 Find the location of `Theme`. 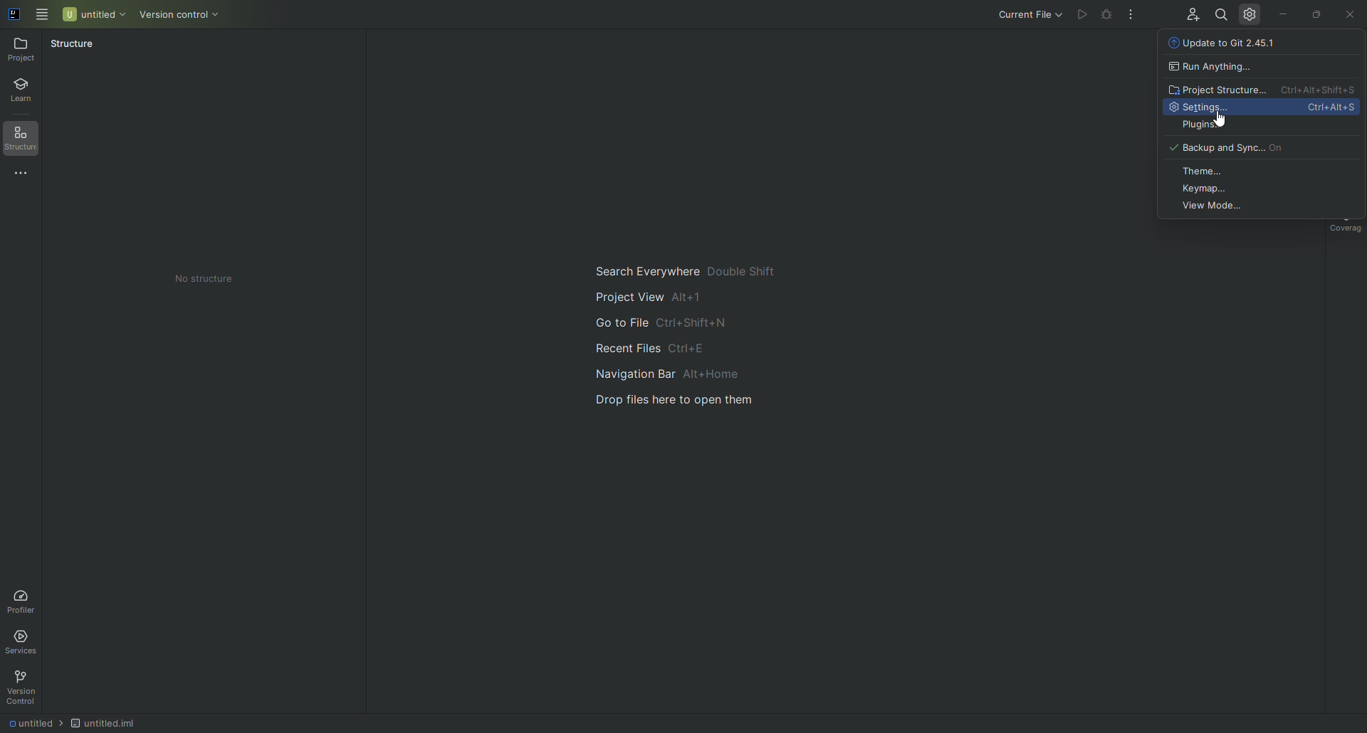

Theme is located at coordinates (1251, 169).